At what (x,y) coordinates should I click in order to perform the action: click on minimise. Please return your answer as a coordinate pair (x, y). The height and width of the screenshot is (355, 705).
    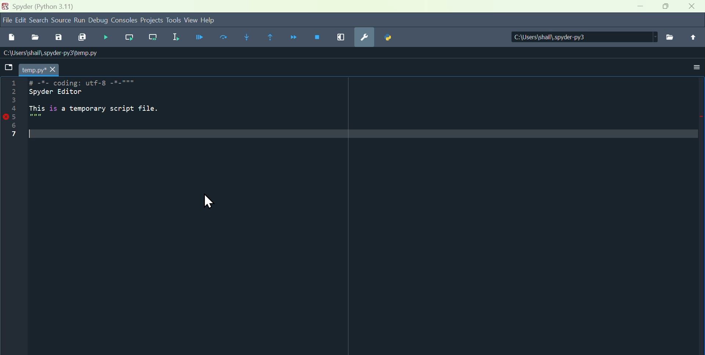
    Looking at the image, I should click on (640, 6).